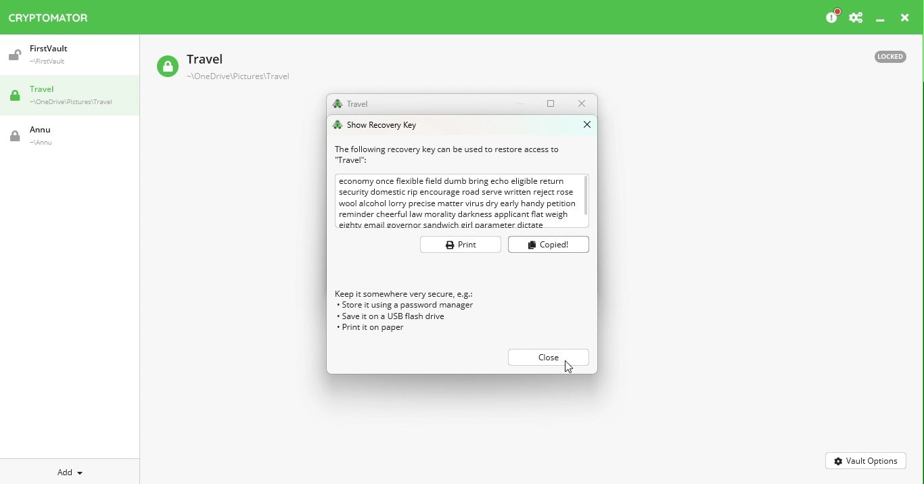 This screenshot has height=484, width=924. I want to click on Travel, so click(74, 97).